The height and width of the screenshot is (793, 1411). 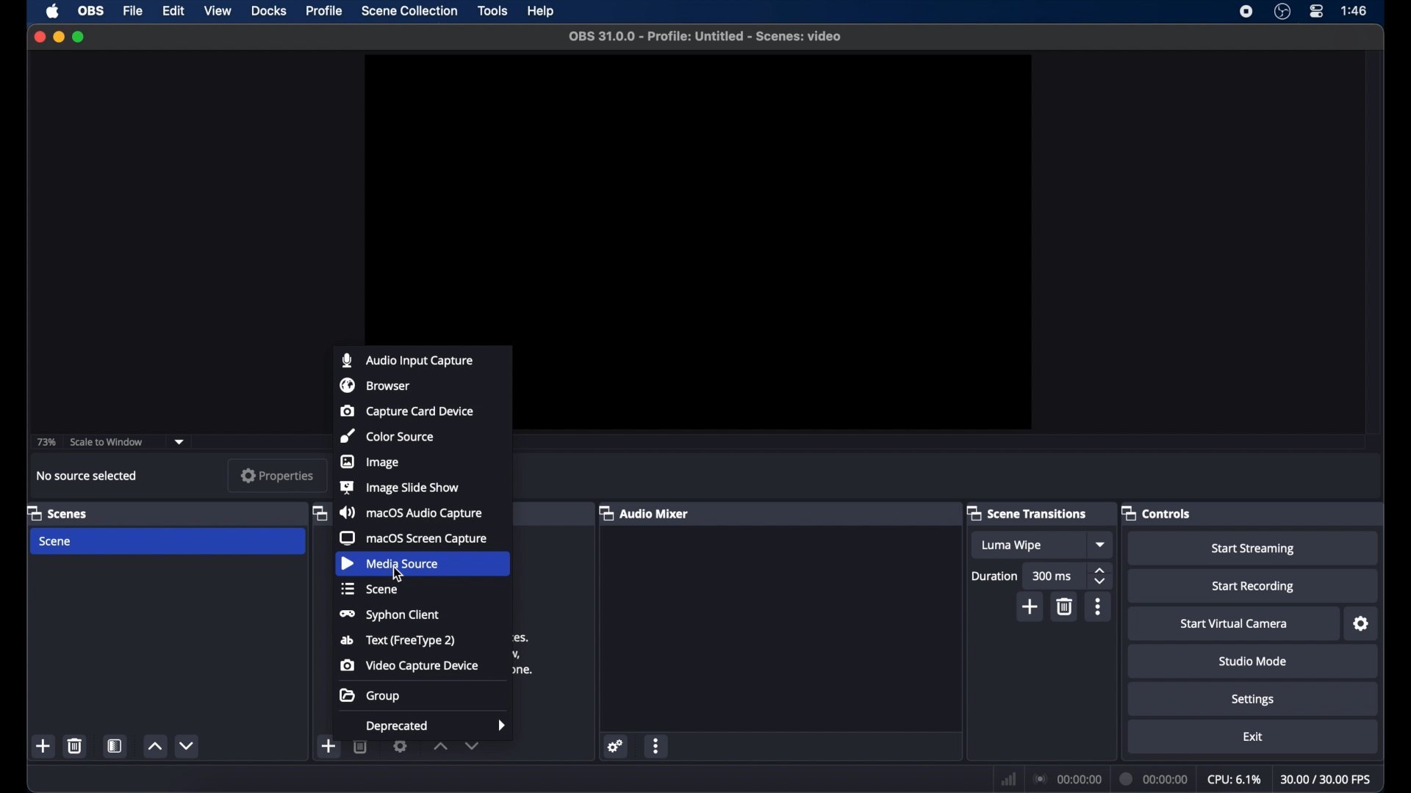 I want to click on settings, so click(x=1254, y=700).